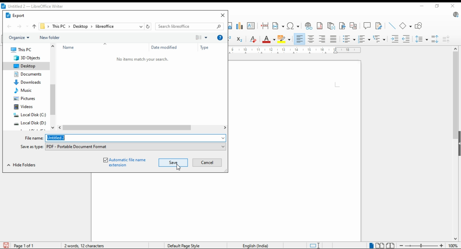 The height and width of the screenshot is (249, 461). What do you see at coordinates (179, 167) in the screenshot?
I see `cursor` at bounding box center [179, 167].